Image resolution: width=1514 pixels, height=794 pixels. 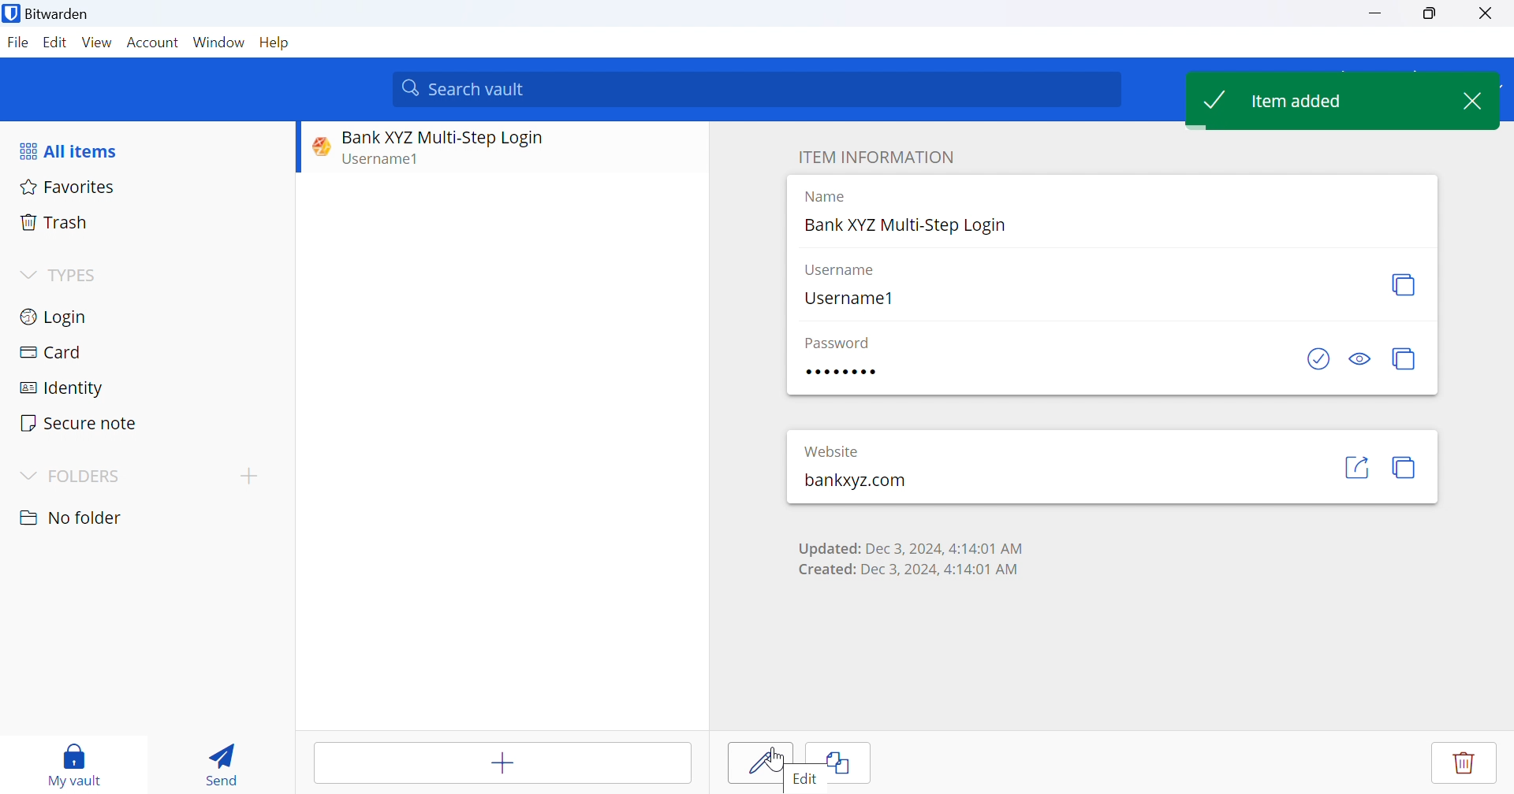 I want to click on Drop Down, so click(x=29, y=475).